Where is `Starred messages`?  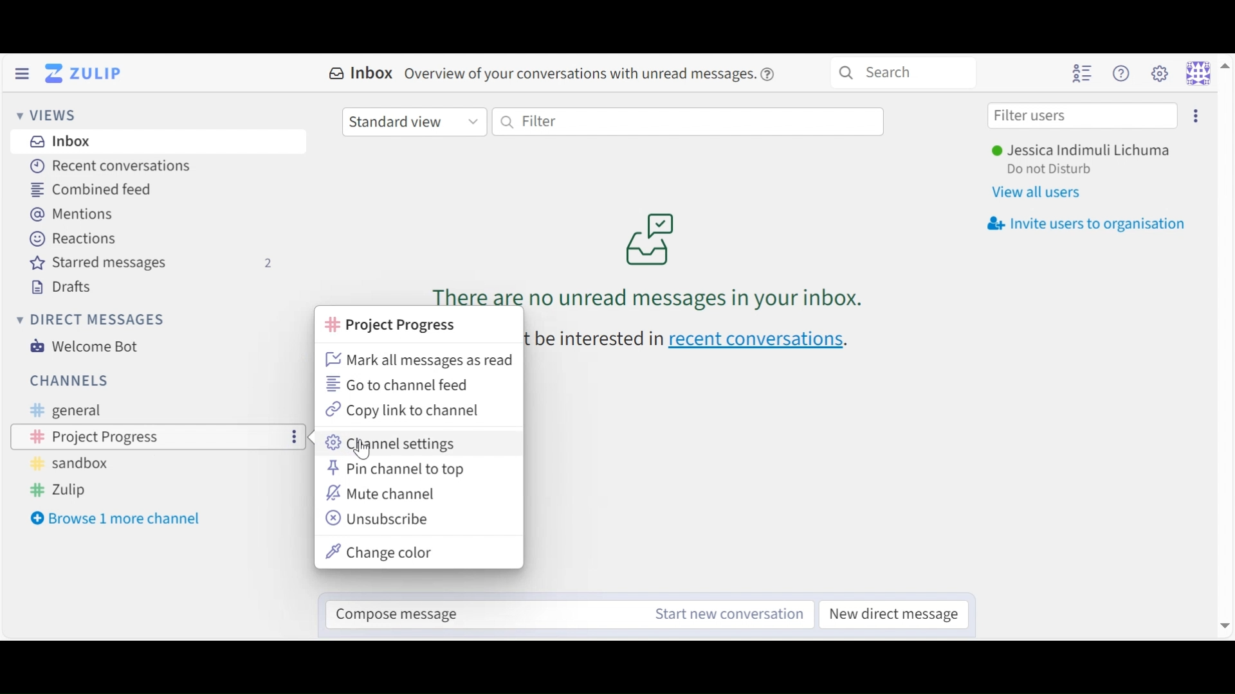
Starred messages is located at coordinates (150, 265).